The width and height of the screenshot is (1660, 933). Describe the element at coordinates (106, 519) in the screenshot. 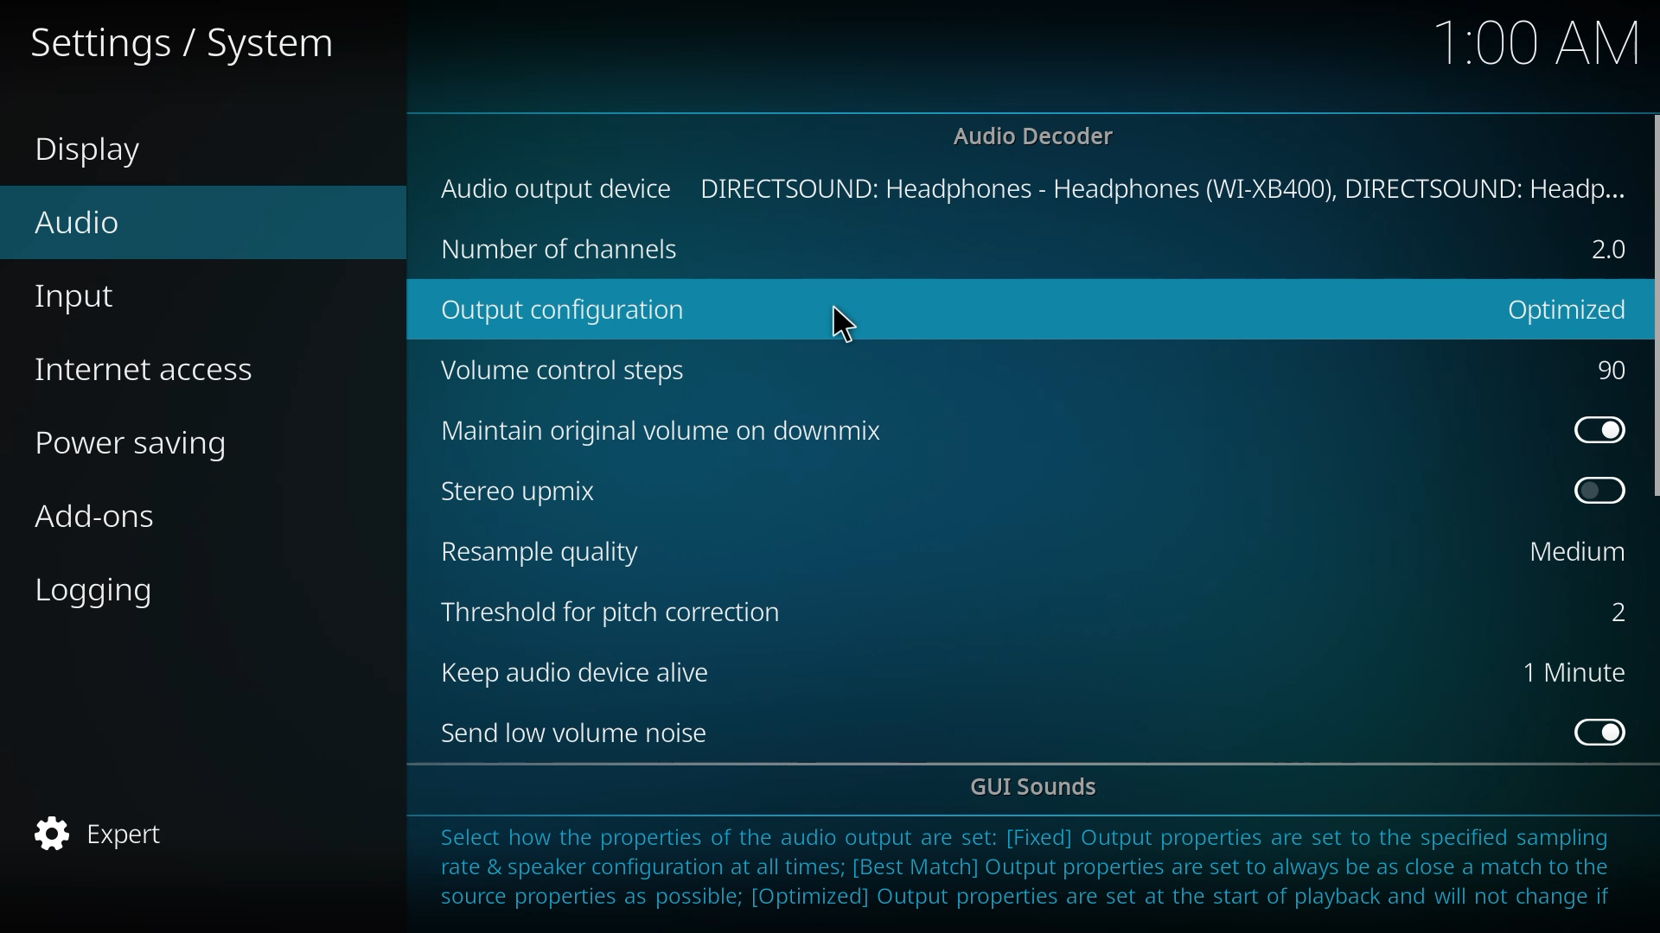

I see `add-ons` at that location.